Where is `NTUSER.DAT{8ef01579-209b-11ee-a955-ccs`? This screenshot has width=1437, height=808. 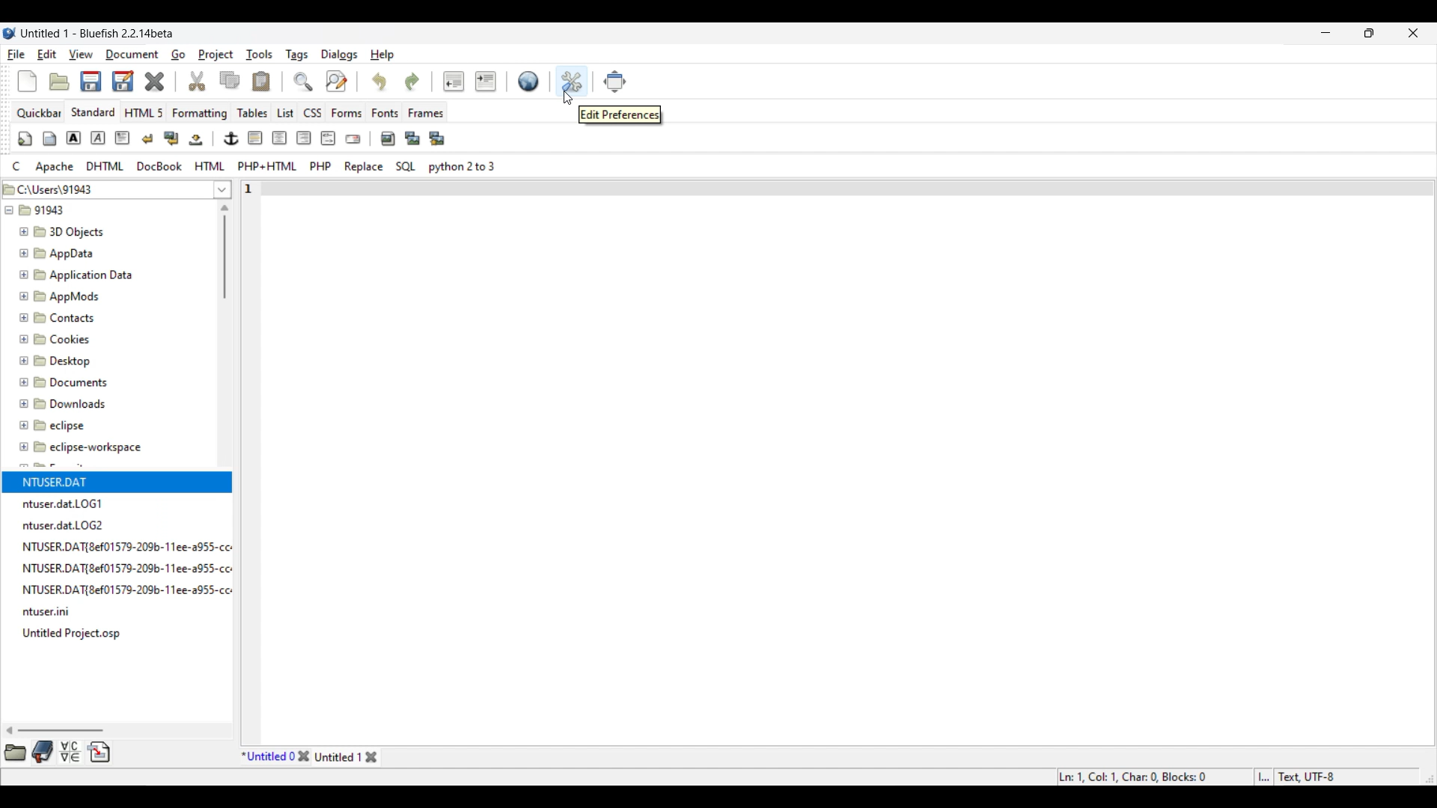
NTUSER.DAT{8ef01579-209b-11ee-a955-ccs is located at coordinates (138, 590).